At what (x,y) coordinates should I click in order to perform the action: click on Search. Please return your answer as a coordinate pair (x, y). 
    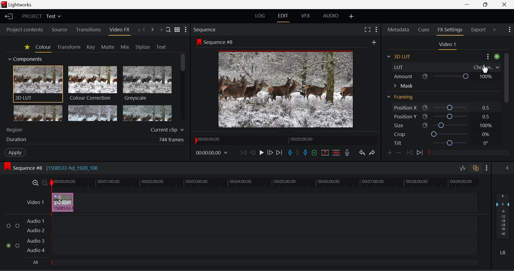
    Looking at the image, I should click on (168, 28).